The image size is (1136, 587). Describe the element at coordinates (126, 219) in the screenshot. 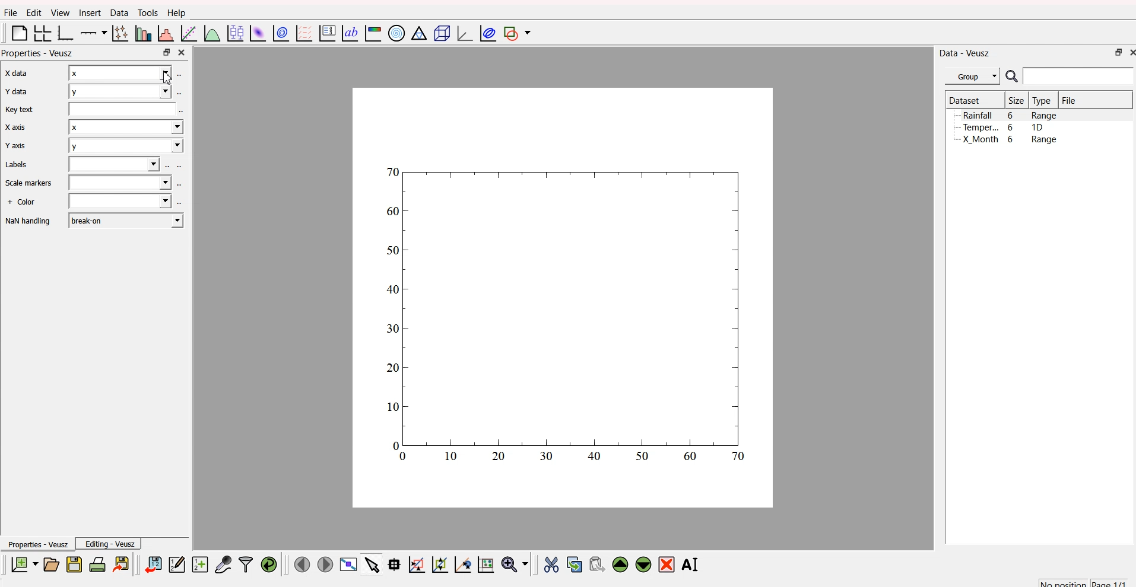

I see `break-on` at that location.